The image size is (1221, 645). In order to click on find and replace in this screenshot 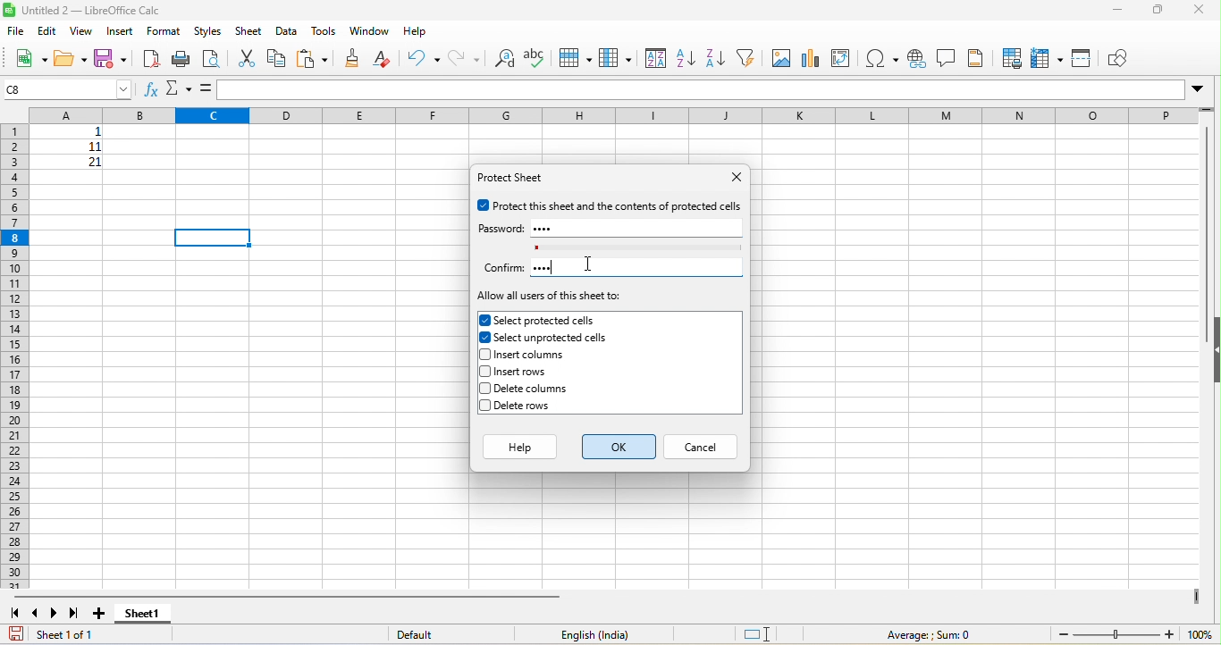, I will do `click(501, 58)`.